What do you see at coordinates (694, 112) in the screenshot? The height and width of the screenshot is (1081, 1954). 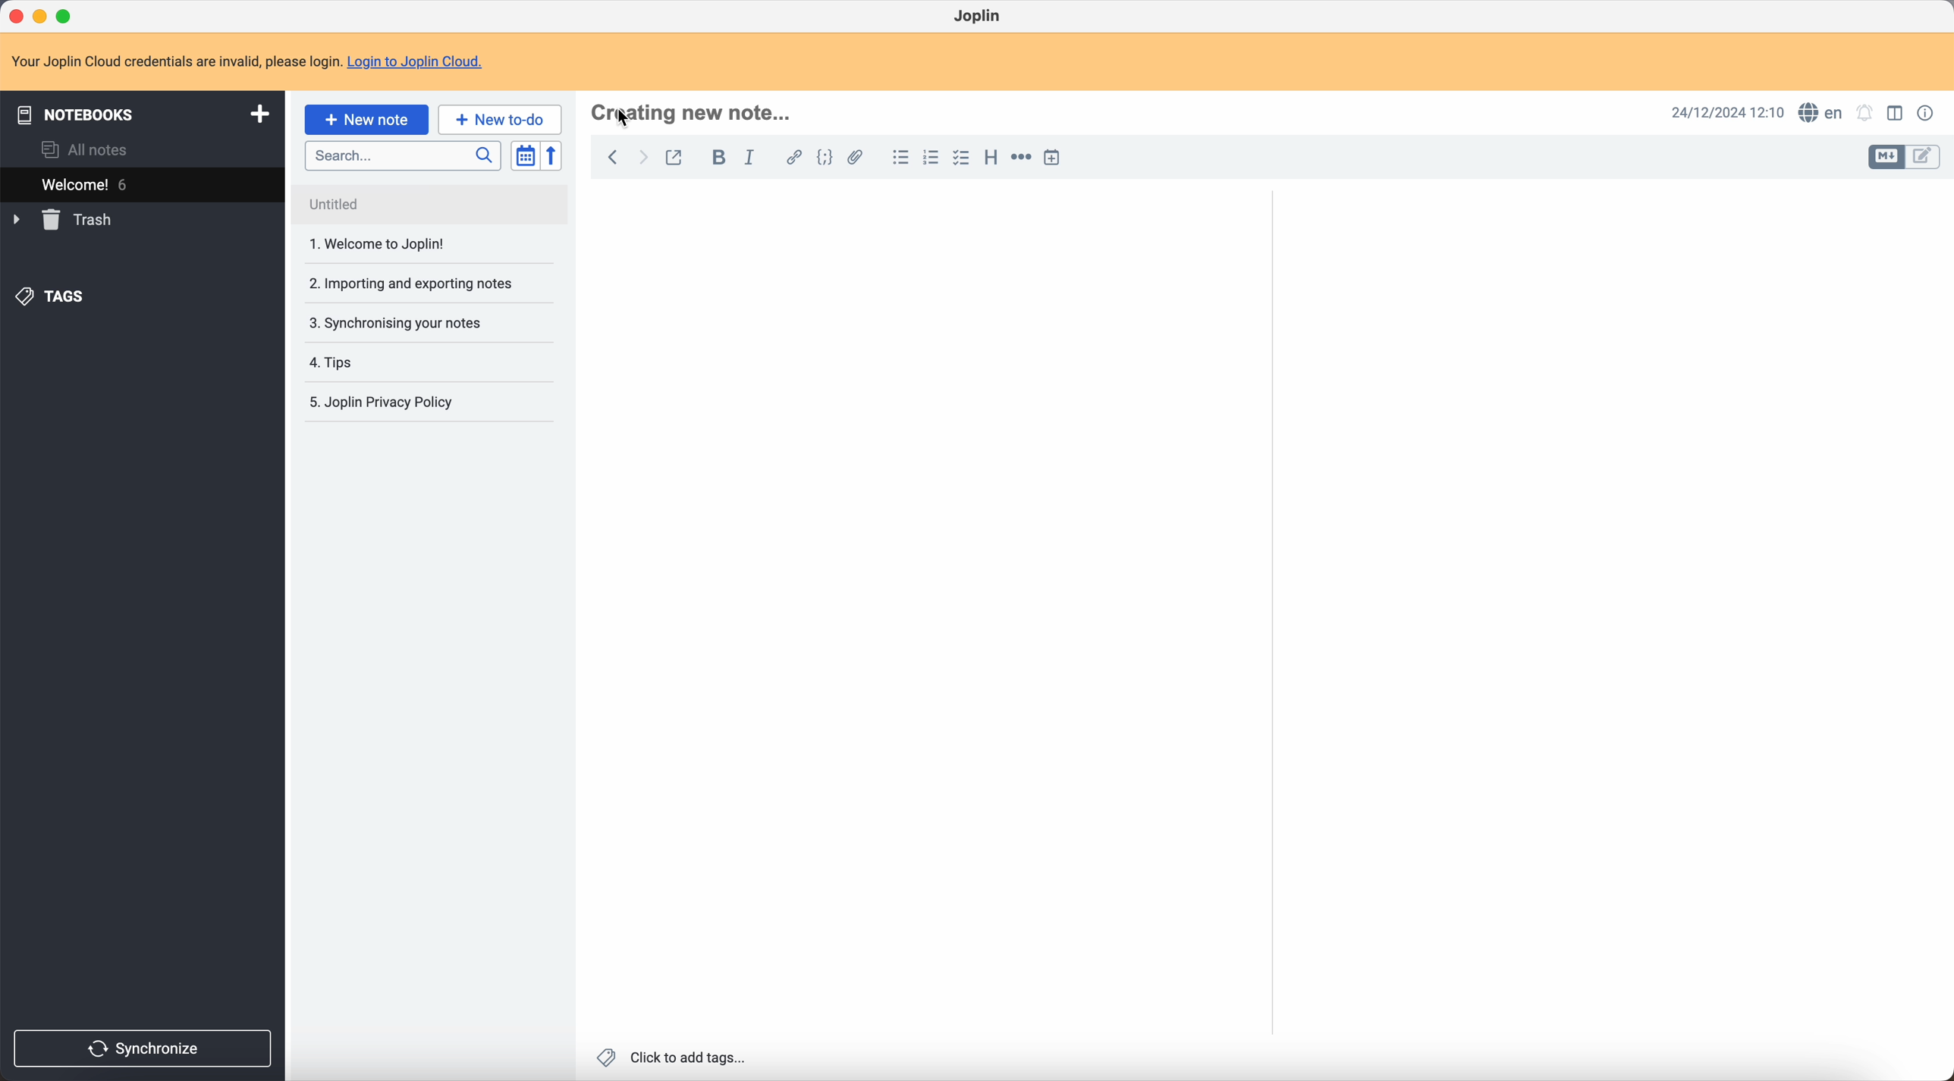 I see `click on title` at bounding box center [694, 112].